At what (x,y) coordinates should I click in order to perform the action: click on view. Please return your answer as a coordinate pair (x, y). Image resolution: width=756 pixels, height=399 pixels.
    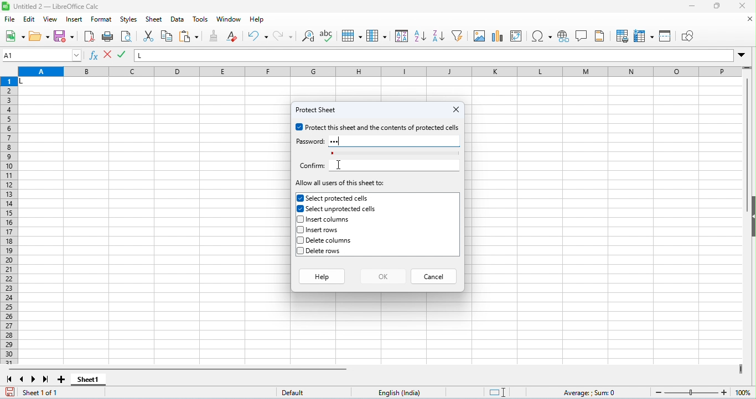
    Looking at the image, I should click on (51, 19).